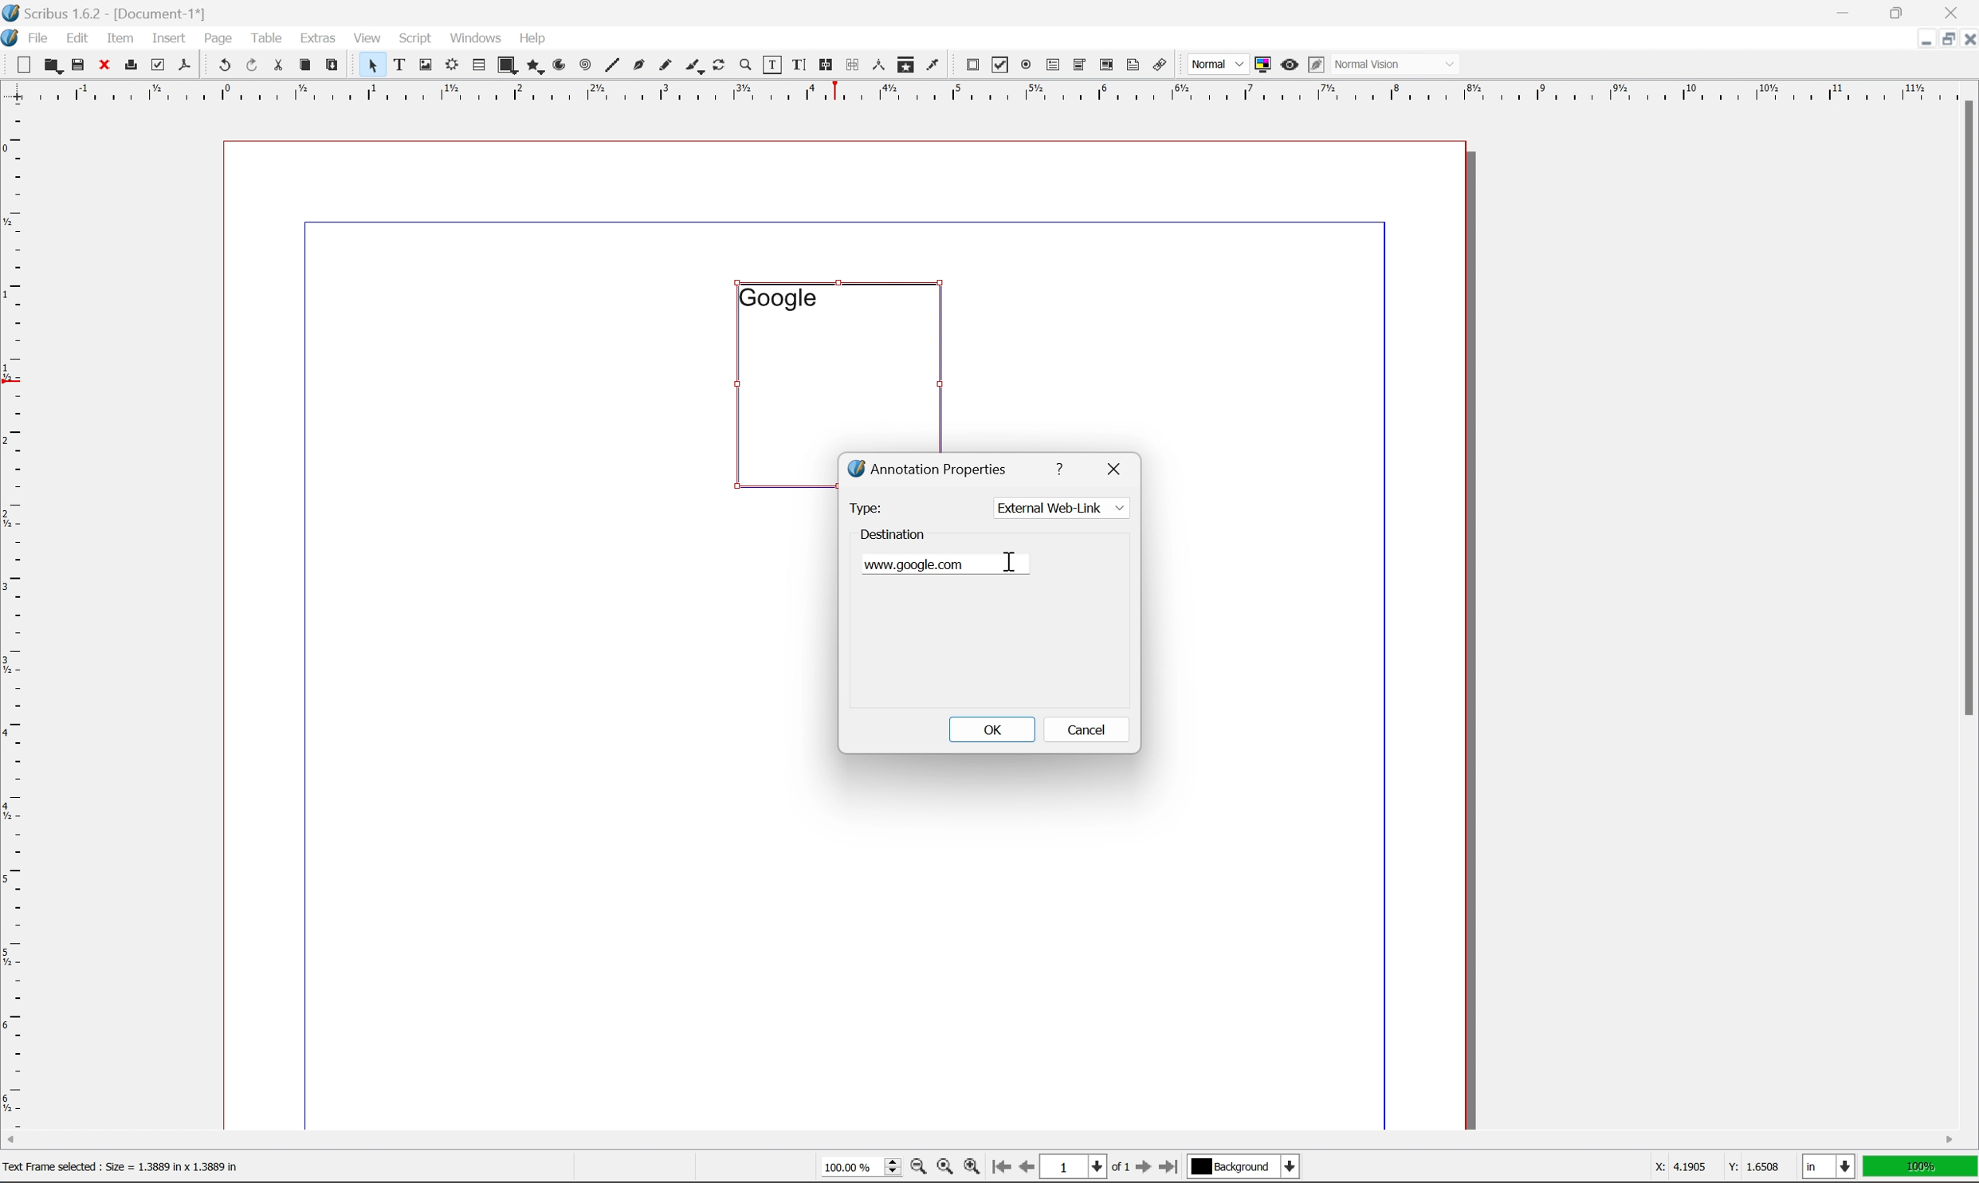 The height and width of the screenshot is (1183, 1979). Describe the element at coordinates (1965, 407) in the screenshot. I see `scroll bar` at that location.